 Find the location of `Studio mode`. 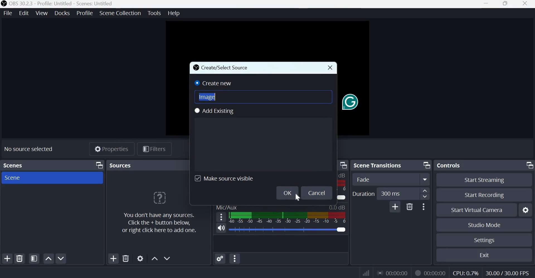

Studio mode is located at coordinates (485, 225).